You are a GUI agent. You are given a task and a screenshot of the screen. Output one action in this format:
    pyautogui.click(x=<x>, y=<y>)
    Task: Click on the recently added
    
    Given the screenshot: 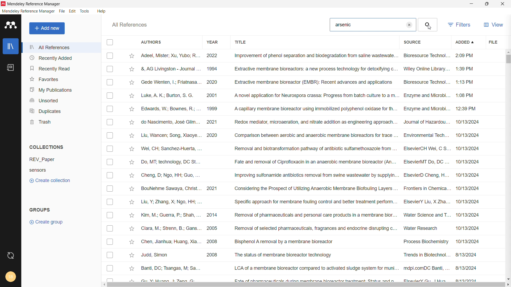 What is the action you would take?
    pyautogui.click(x=61, y=58)
    